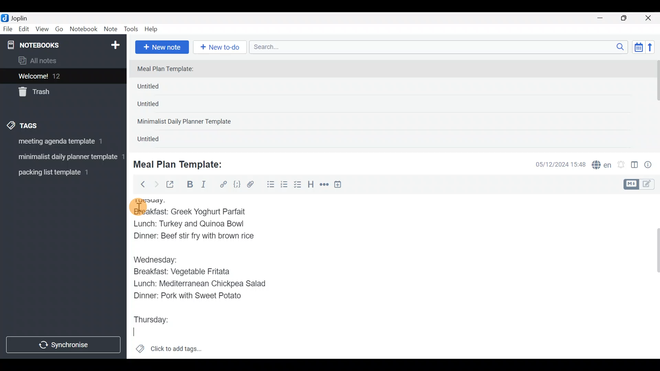  Describe the element at coordinates (221, 48) in the screenshot. I see `New to-do` at that location.